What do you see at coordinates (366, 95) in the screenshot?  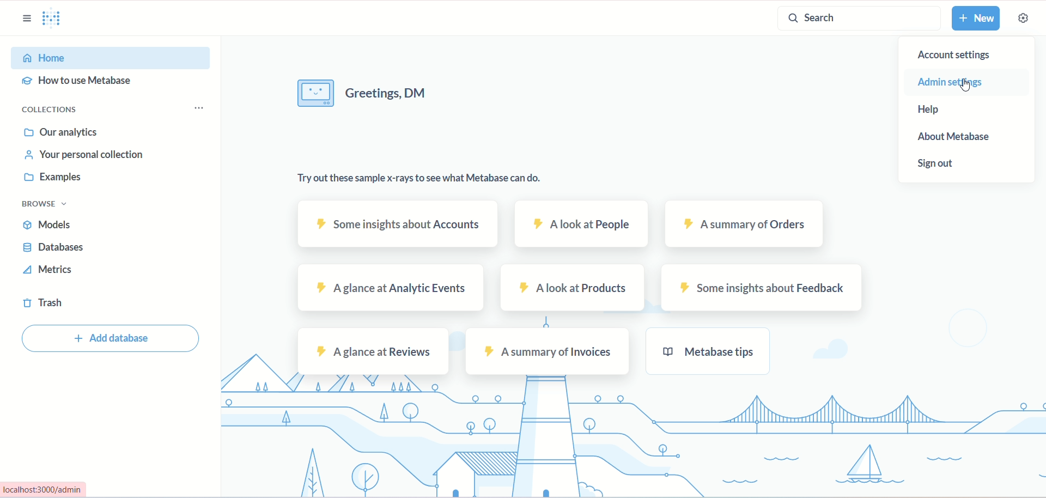 I see `text` at bounding box center [366, 95].